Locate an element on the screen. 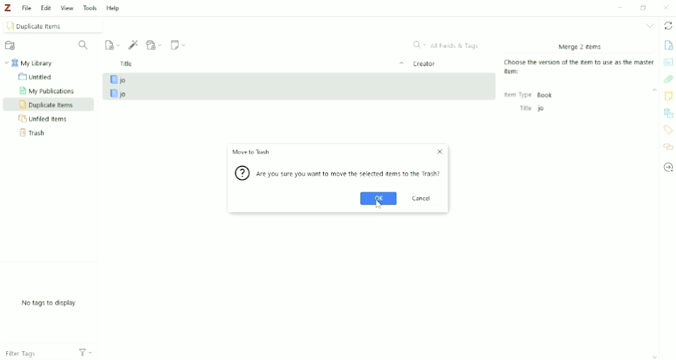 The height and width of the screenshot is (360, 676). Tags is located at coordinates (667, 130).